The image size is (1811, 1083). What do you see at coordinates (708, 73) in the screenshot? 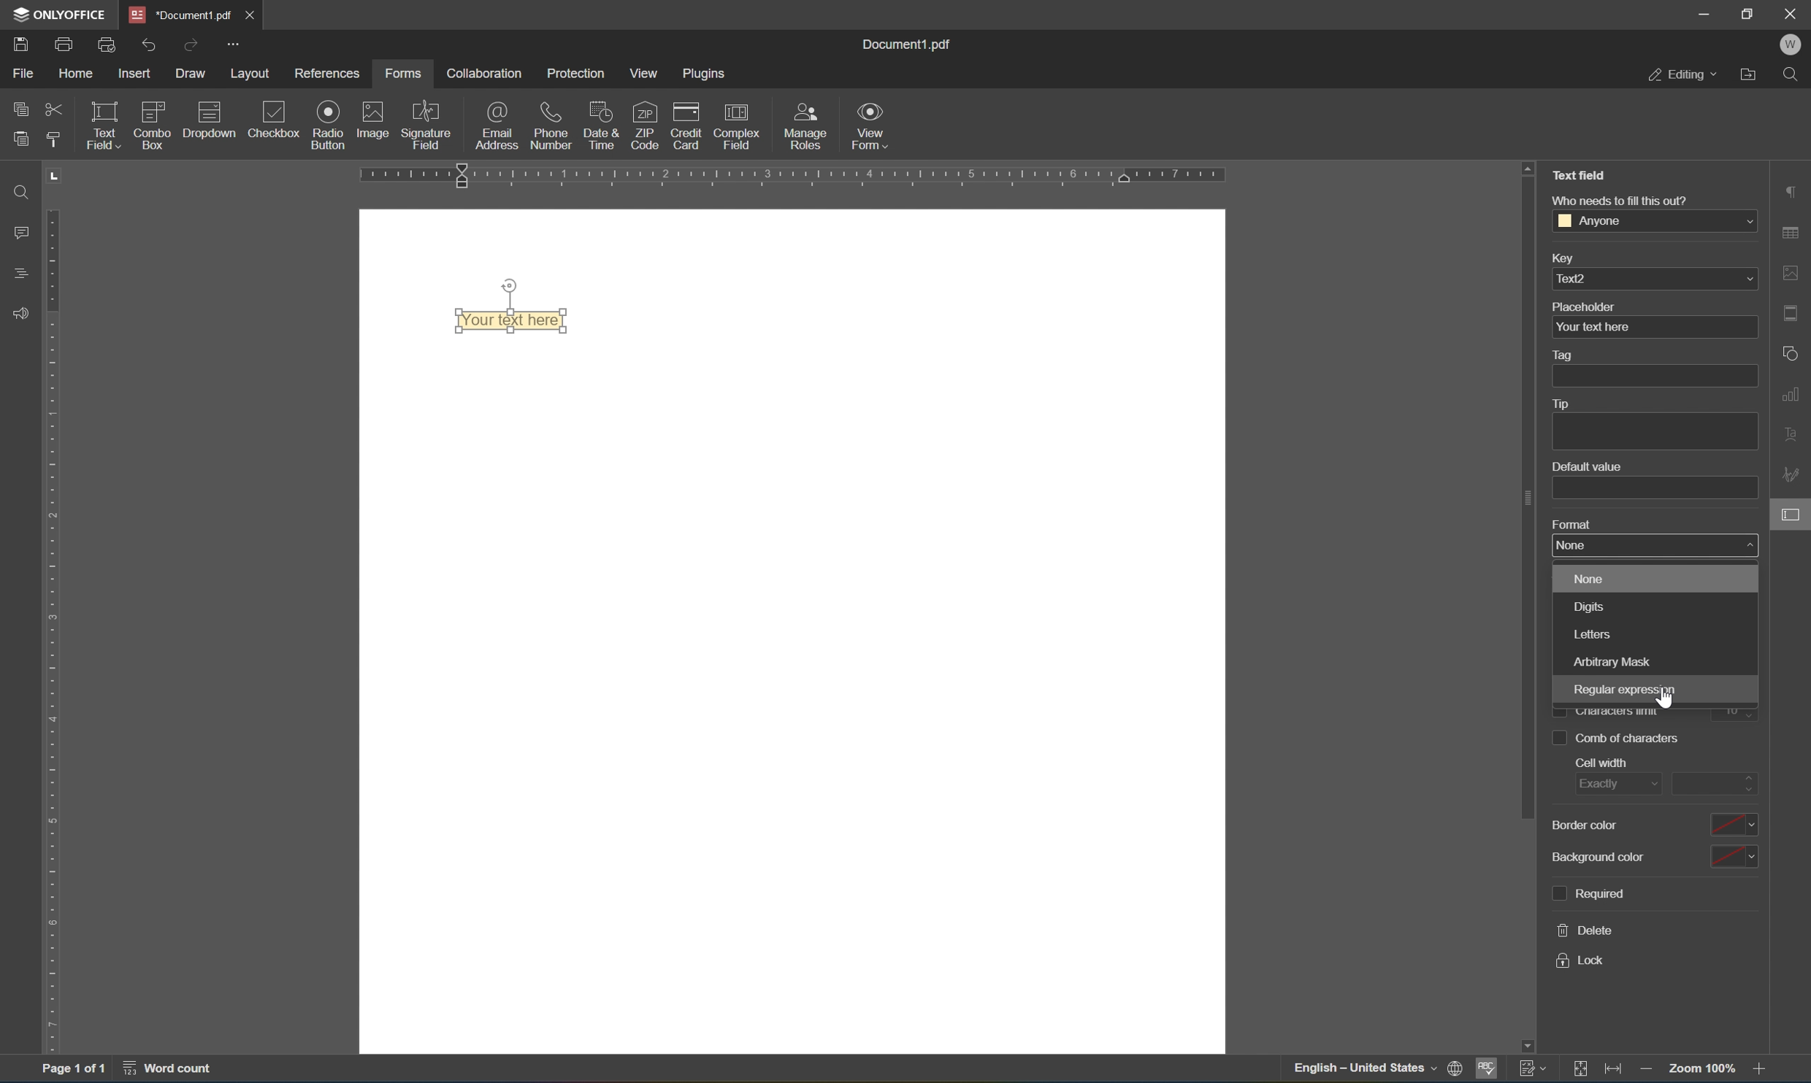
I see `plugins` at bounding box center [708, 73].